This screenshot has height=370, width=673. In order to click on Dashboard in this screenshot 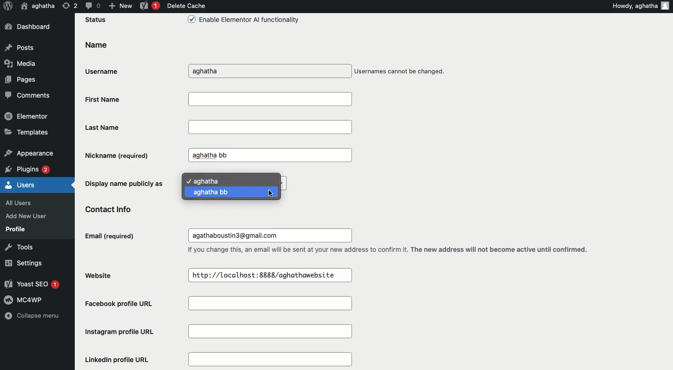, I will do `click(32, 27)`.